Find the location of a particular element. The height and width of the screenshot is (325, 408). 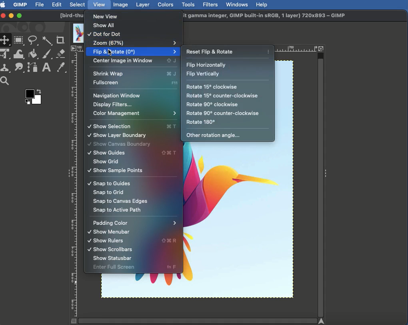

GIMP is located at coordinates (20, 4).